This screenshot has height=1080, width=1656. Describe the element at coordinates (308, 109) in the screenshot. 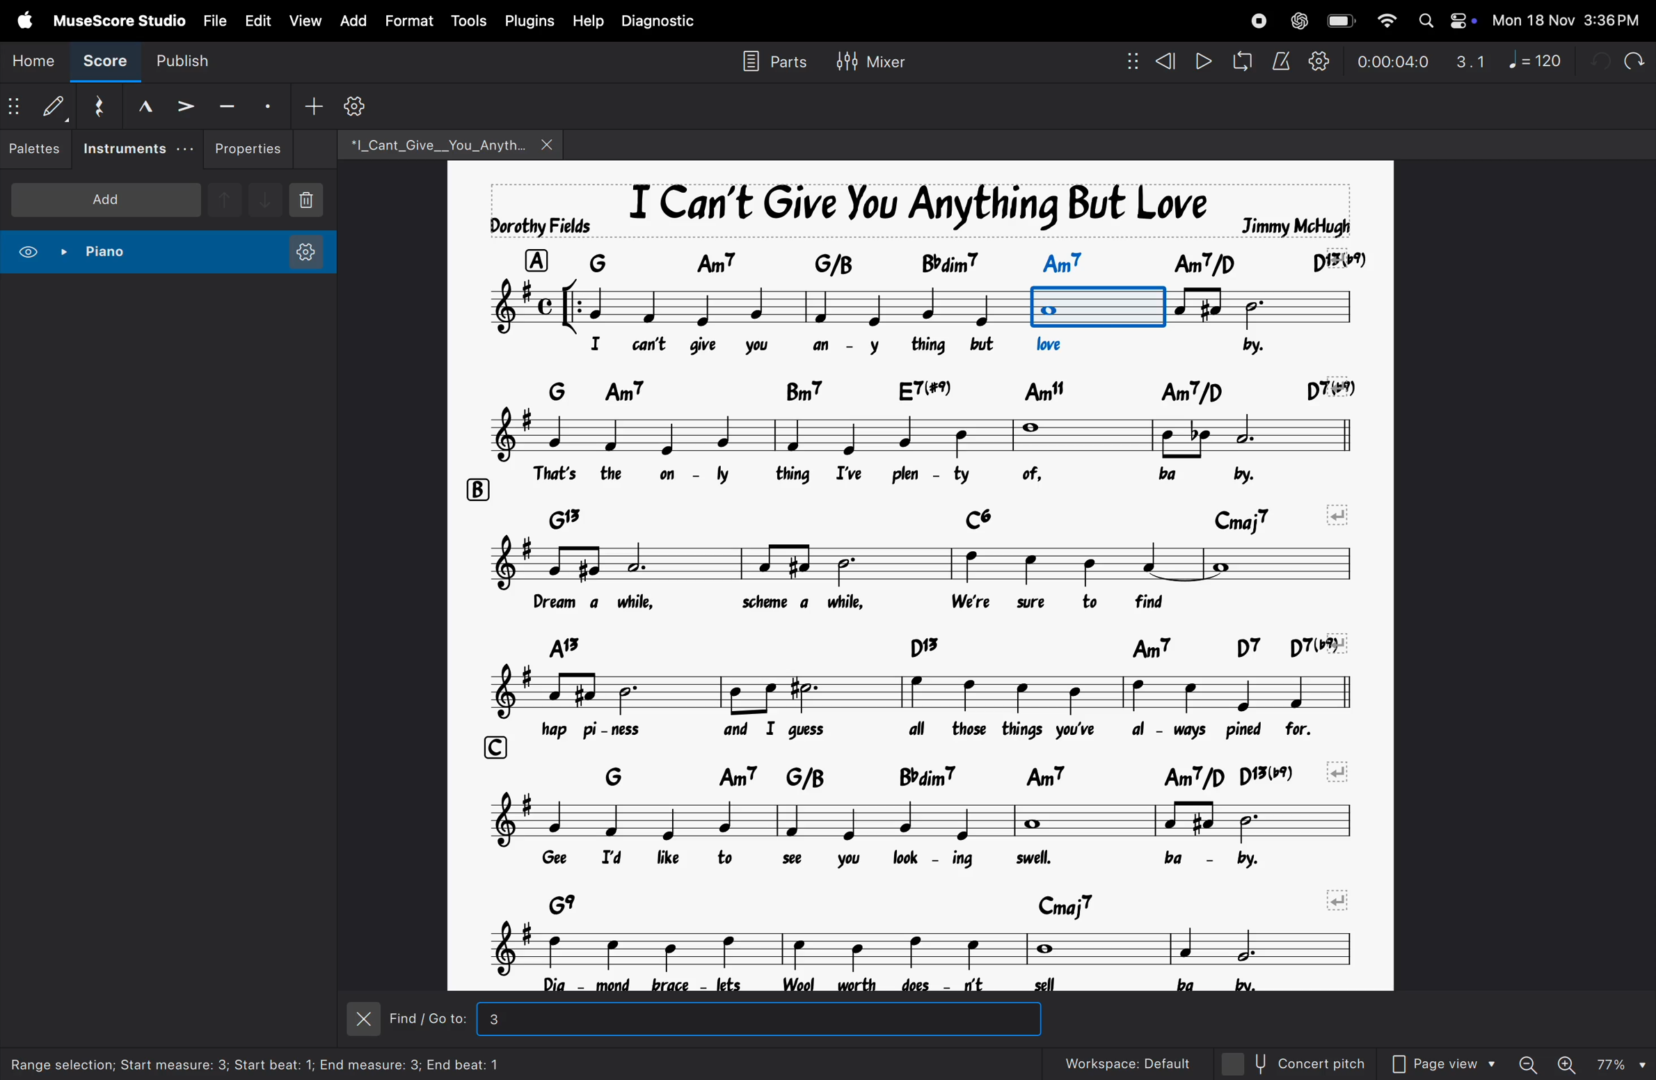

I see `add` at that location.